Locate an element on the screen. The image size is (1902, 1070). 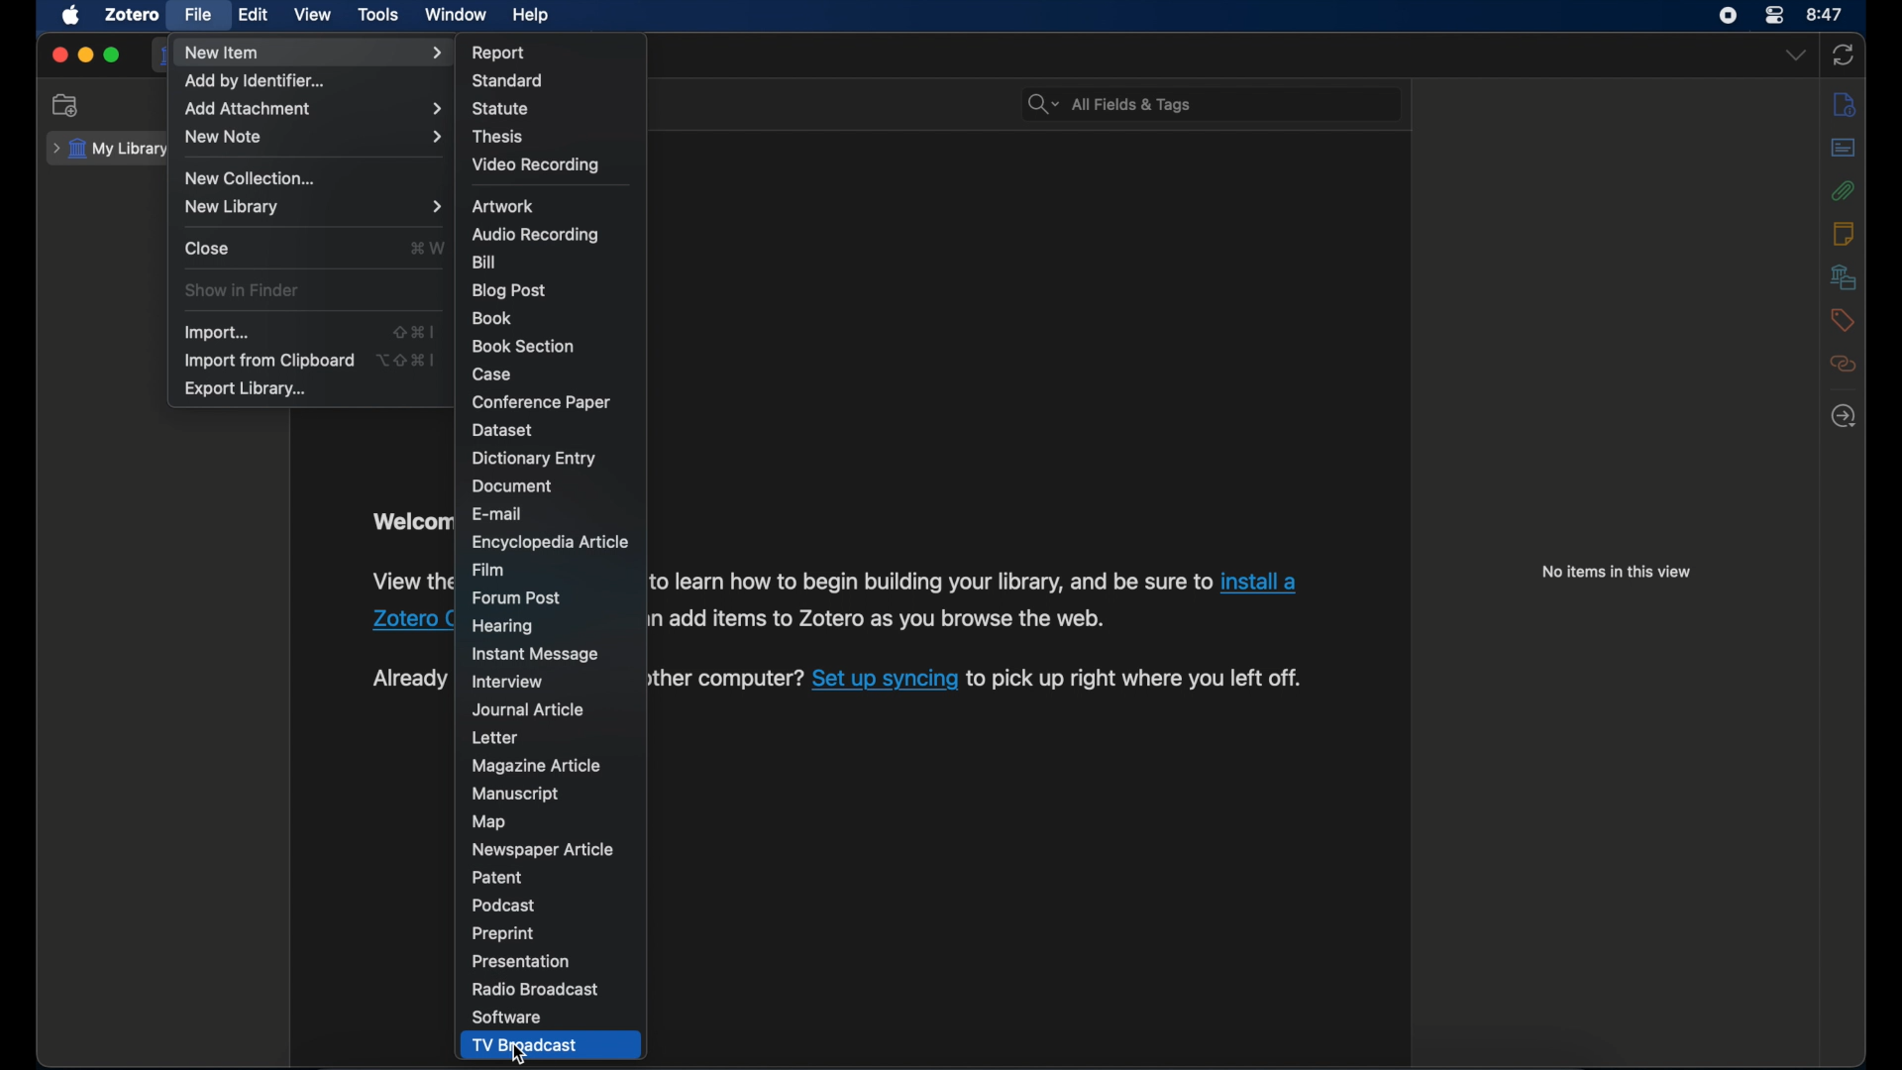
sync link is located at coordinates (884, 684).